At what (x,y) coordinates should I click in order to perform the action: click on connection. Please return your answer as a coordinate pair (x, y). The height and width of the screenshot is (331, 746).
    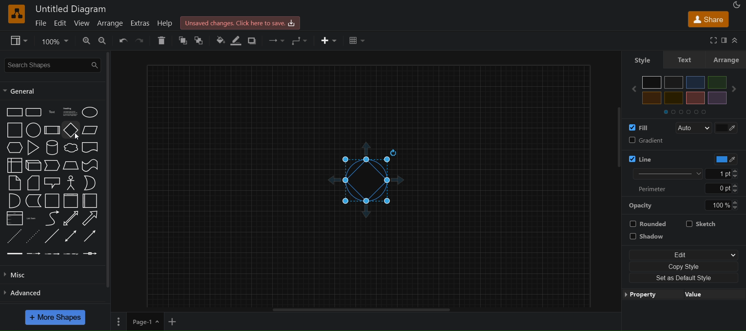
    Looking at the image, I should click on (274, 39).